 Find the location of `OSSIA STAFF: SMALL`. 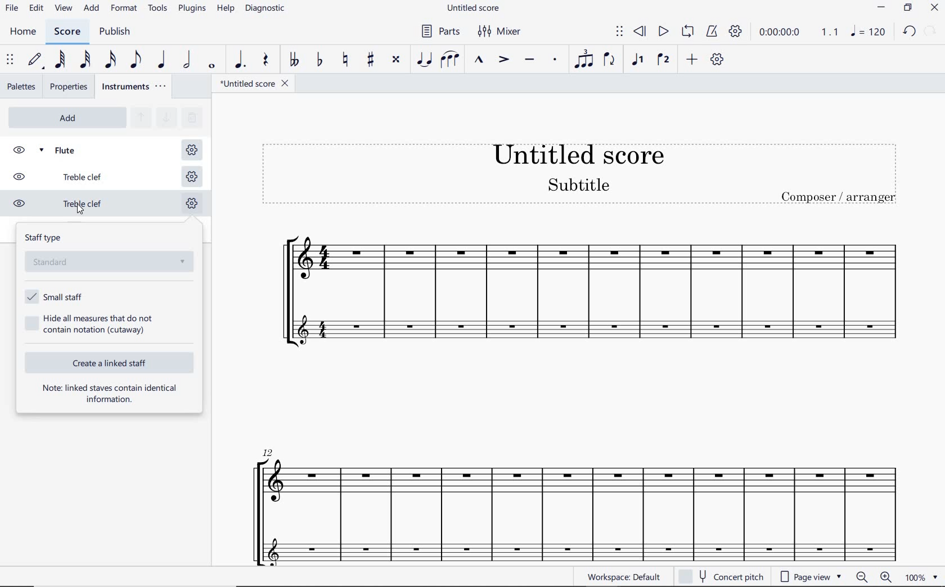

OSSIA STAFF: SMALL is located at coordinates (593, 329).